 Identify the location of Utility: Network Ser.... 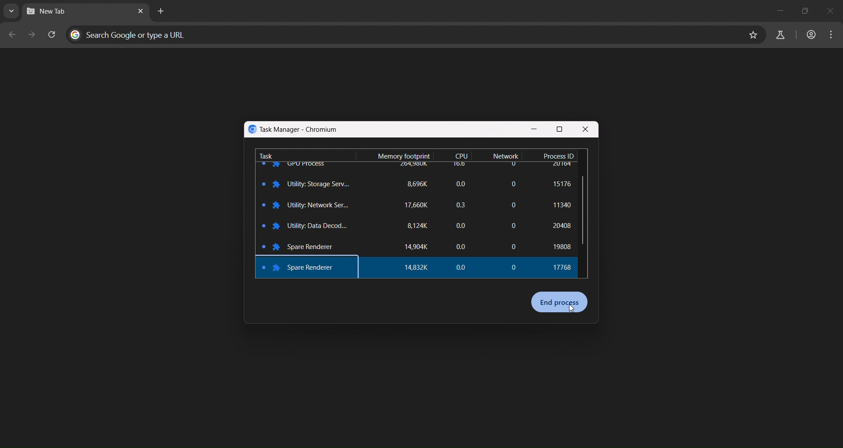
(320, 206).